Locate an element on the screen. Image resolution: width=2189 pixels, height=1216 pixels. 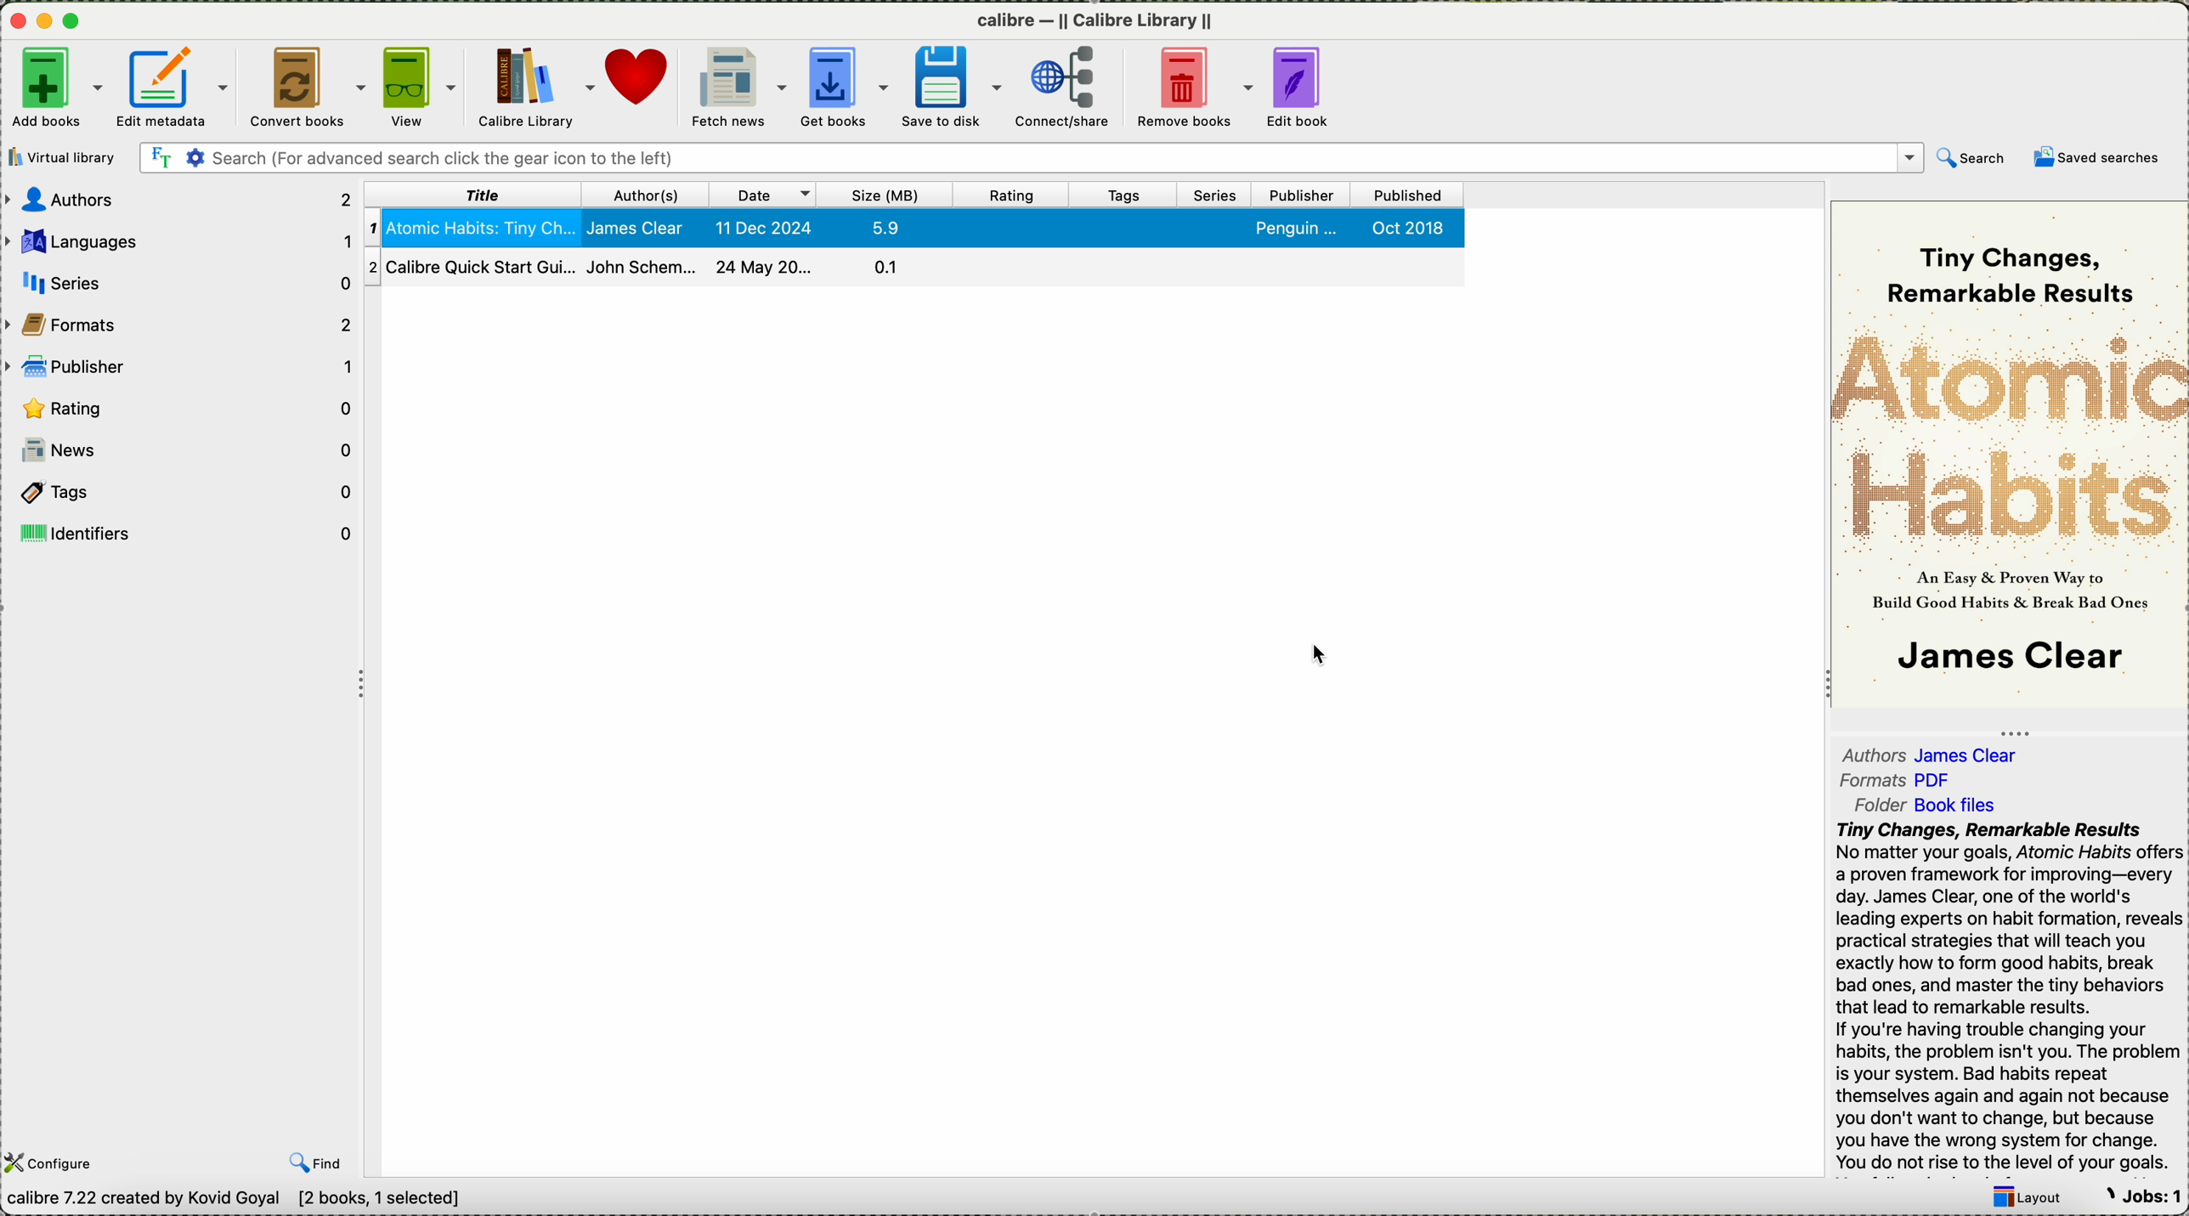
published is located at coordinates (1409, 195).